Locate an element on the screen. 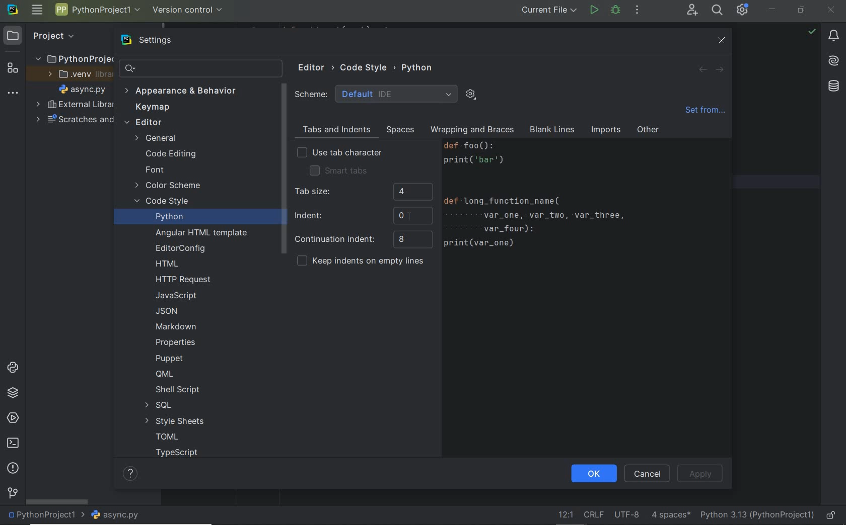 This screenshot has width=846, height=525. wrapping and braces is located at coordinates (471, 131).